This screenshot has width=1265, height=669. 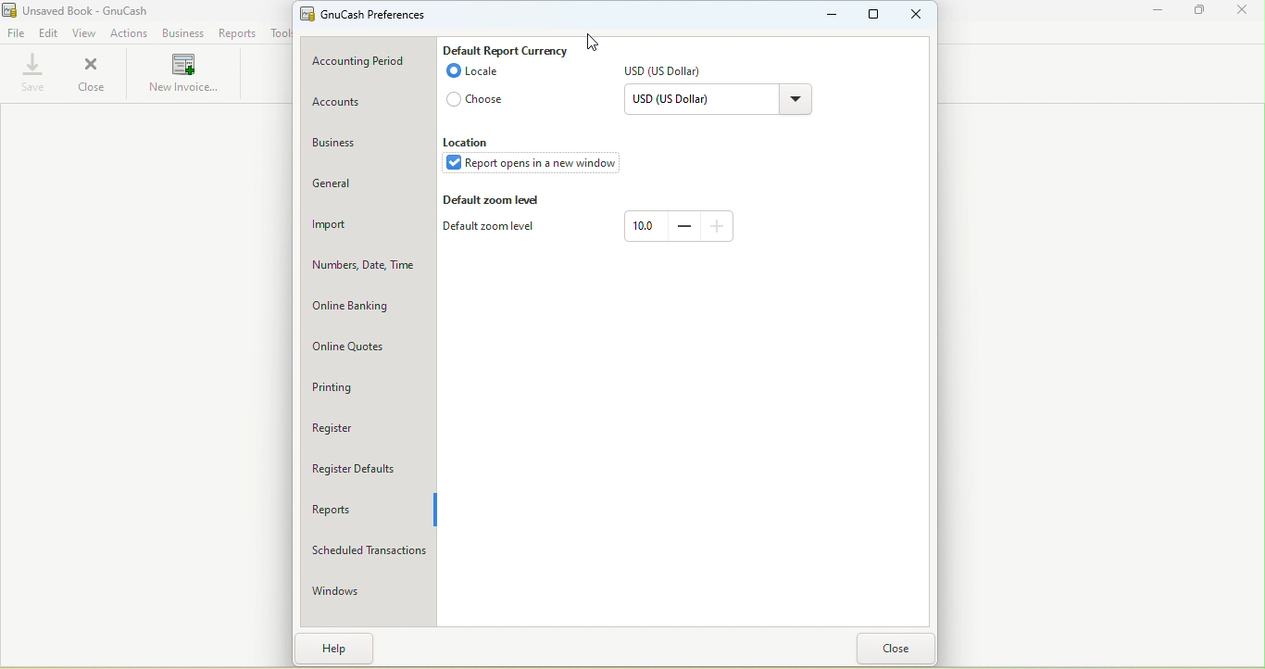 What do you see at coordinates (368, 226) in the screenshot?
I see `Import` at bounding box center [368, 226].